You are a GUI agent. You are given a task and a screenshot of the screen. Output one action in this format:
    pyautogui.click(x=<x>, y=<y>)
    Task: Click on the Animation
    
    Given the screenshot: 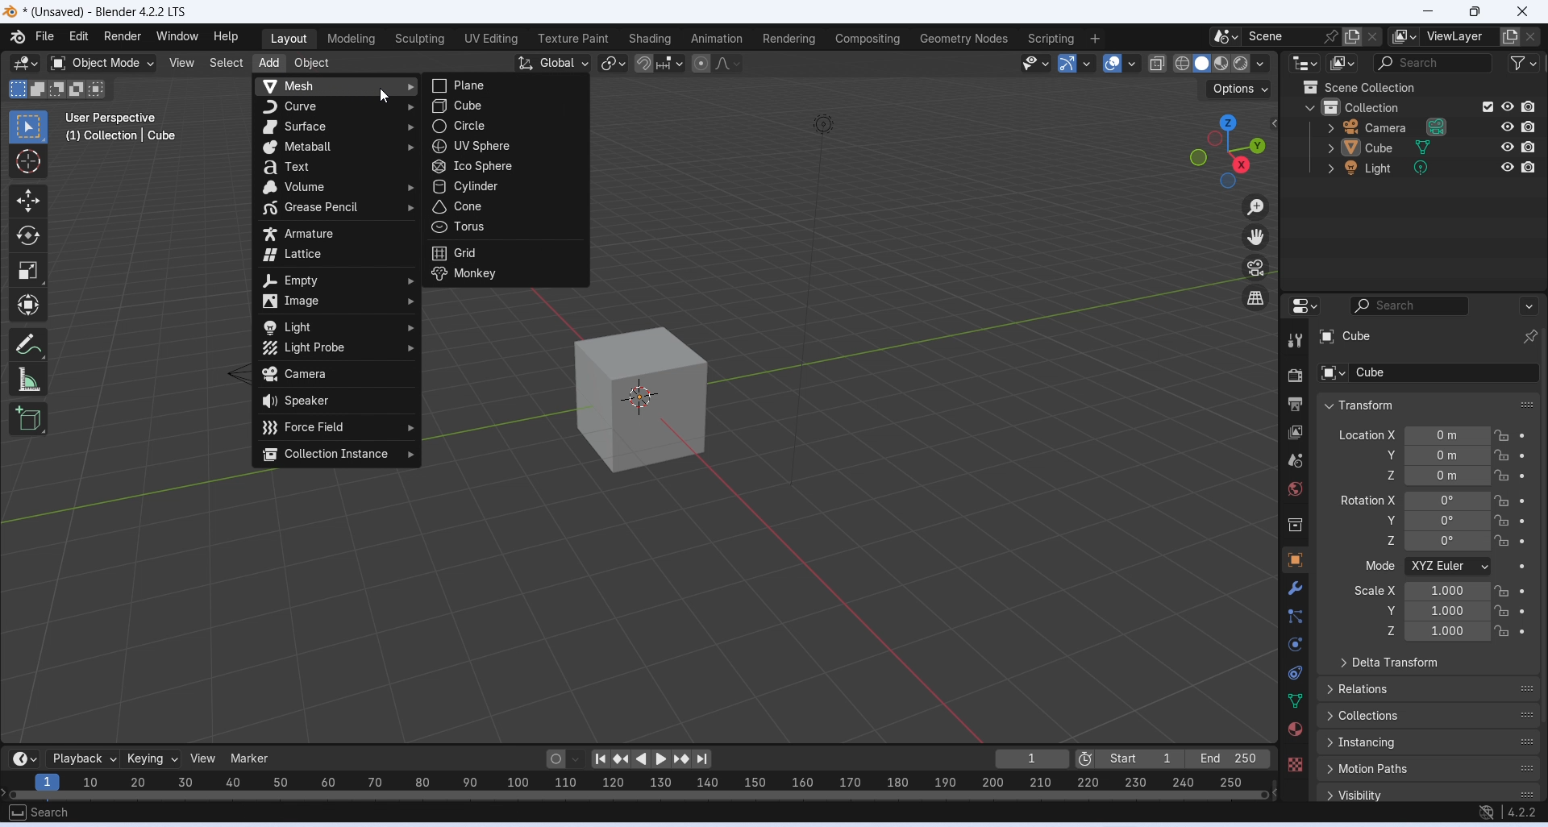 What is the action you would take?
    pyautogui.click(x=715, y=38)
    